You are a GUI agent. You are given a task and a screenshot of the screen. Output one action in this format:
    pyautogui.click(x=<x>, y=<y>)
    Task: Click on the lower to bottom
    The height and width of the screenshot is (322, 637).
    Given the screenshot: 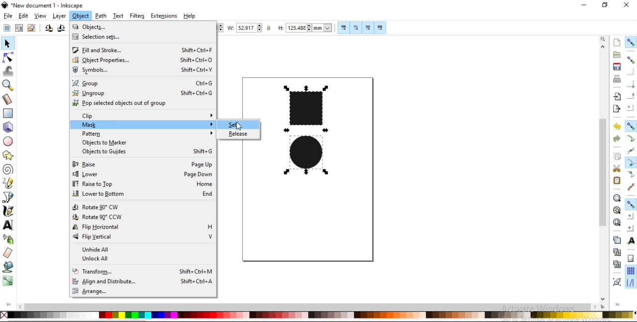 What is the action you would take?
    pyautogui.click(x=142, y=194)
    